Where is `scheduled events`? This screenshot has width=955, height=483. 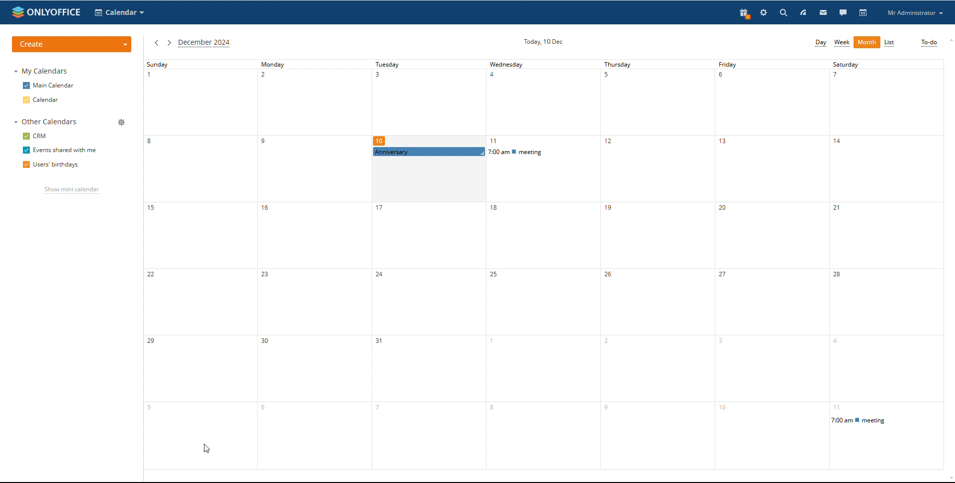
scheduled events is located at coordinates (483, 152).